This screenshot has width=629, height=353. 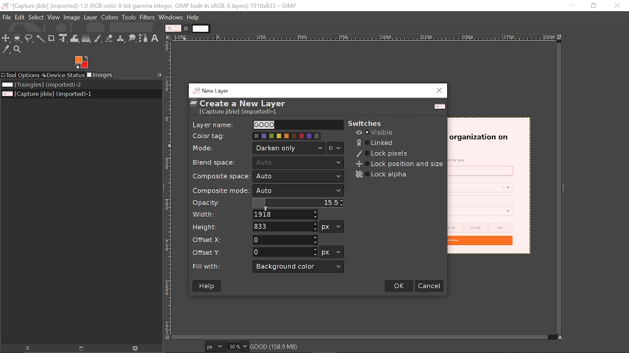 What do you see at coordinates (46, 94) in the screenshot?
I see `Current image file` at bounding box center [46, 94].